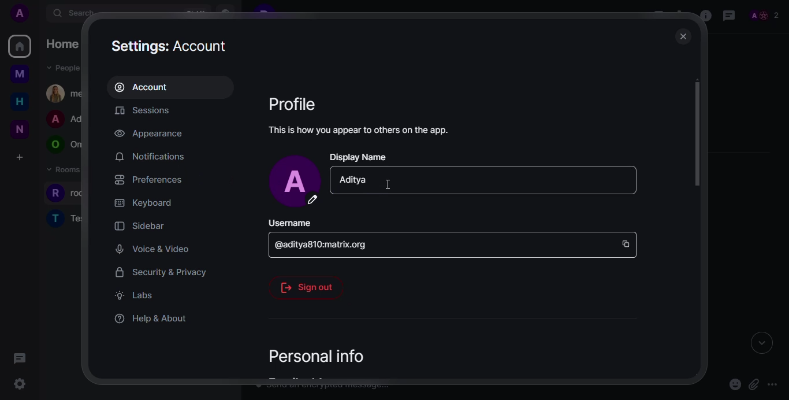  What do you see at coordinates (18, 102) in the screenshot?
I see `home` at bounding box center [18, 102].